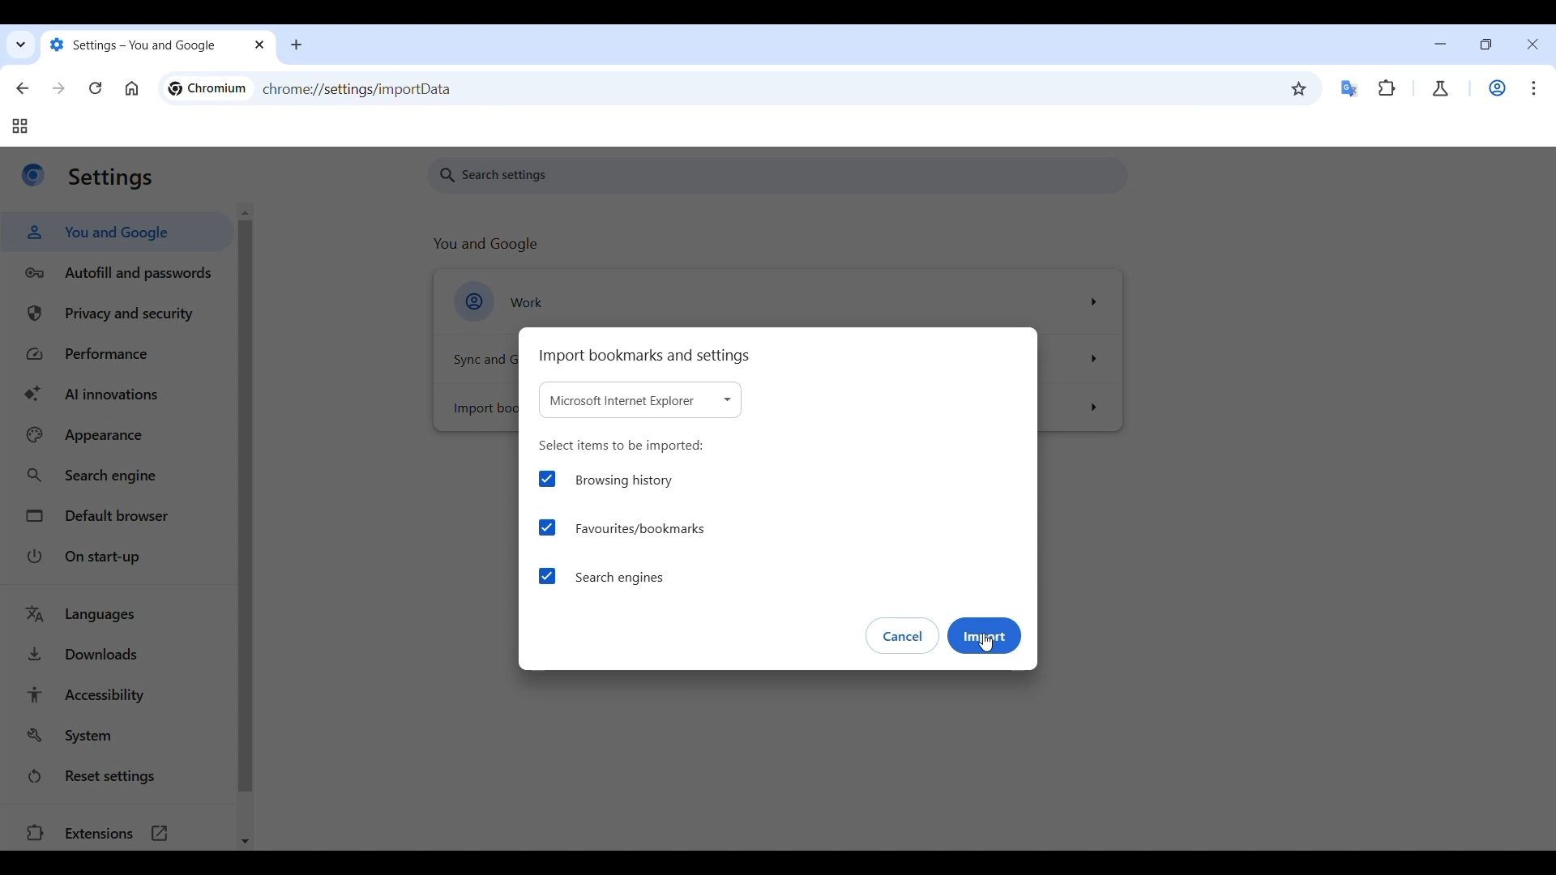  Describe the element at coordinates (118, 476) in the screenshot. I see `Search engine` at that location.